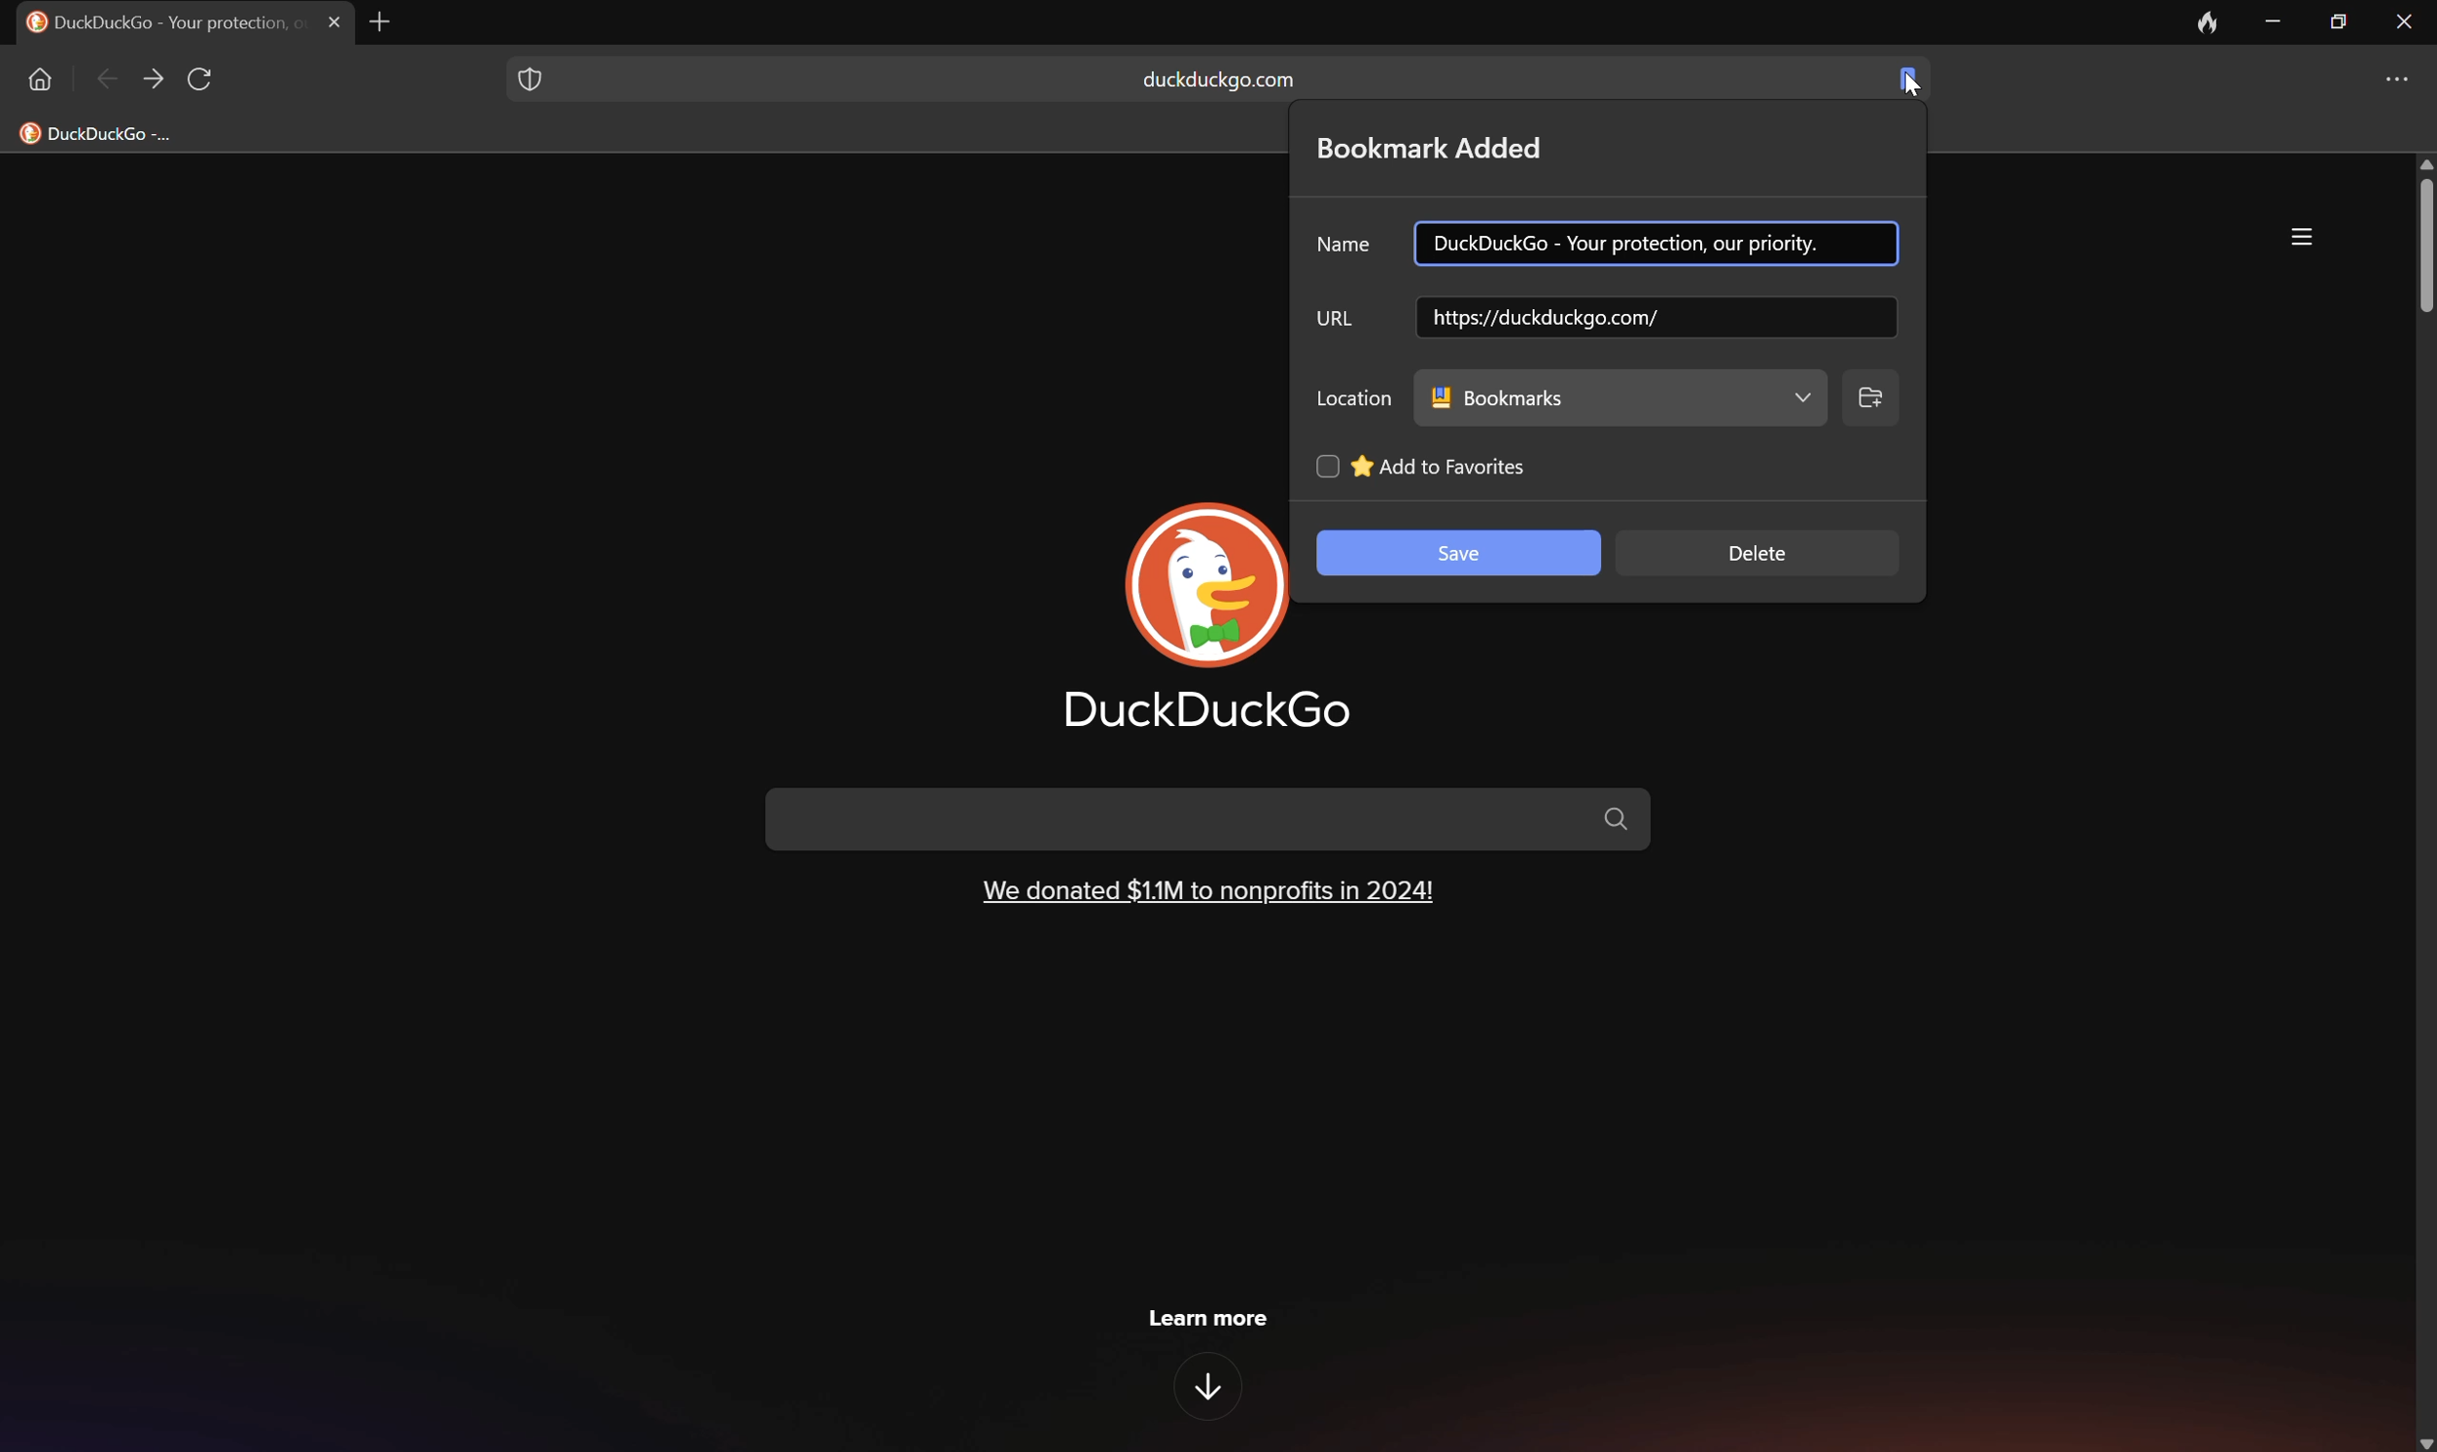  I want to click on Scroll Down, so click(2421, 1440).